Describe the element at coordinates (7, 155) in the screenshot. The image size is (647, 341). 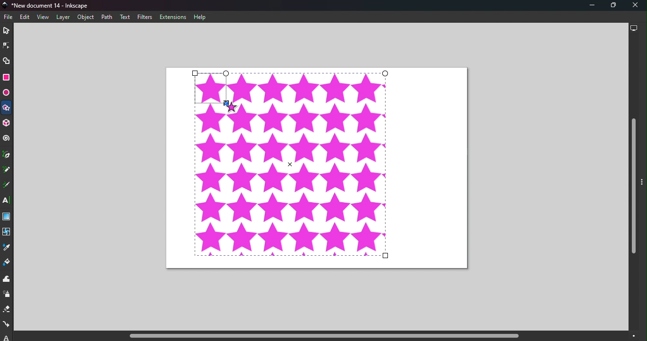
I see `Pen tool` at that location.